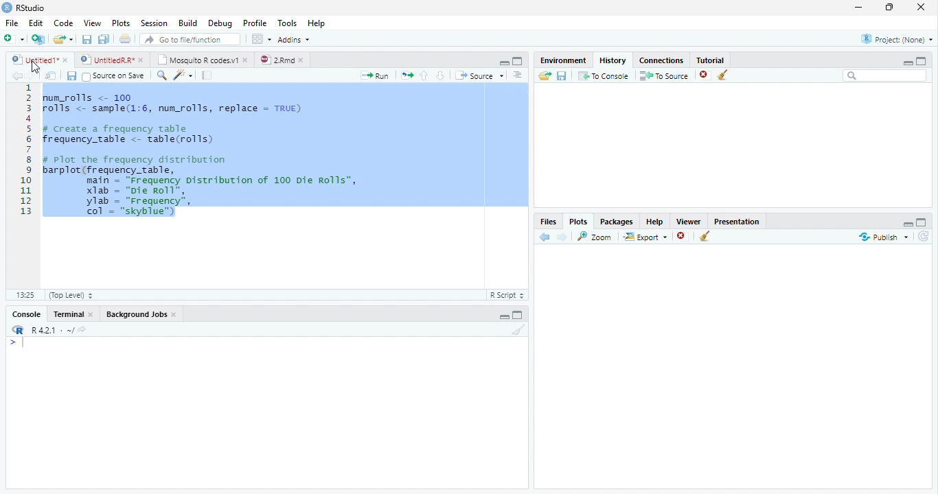 This screenshot has height=494, width=938. What do you see at coordinates (65, 21) in the screenshot?
I see `Code` at bounding box center [65, 21].